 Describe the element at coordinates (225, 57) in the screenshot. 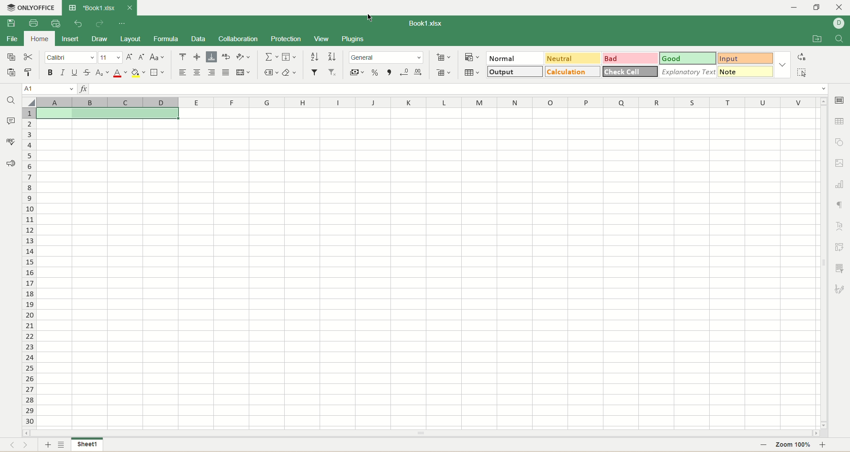

I see `wrap text` at that location.